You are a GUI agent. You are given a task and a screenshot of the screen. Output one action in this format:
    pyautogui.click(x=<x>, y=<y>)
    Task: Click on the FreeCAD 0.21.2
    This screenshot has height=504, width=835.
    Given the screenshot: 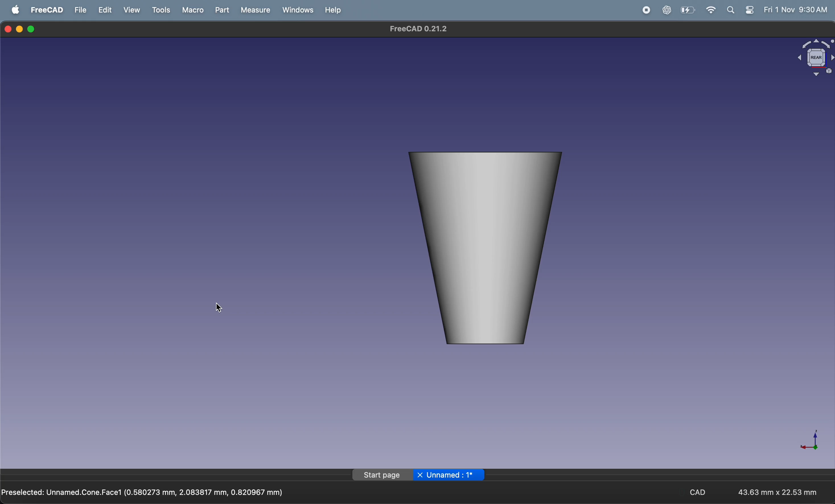 What is the action you would take?
    pyautogui.click(x=416, y=29)
    